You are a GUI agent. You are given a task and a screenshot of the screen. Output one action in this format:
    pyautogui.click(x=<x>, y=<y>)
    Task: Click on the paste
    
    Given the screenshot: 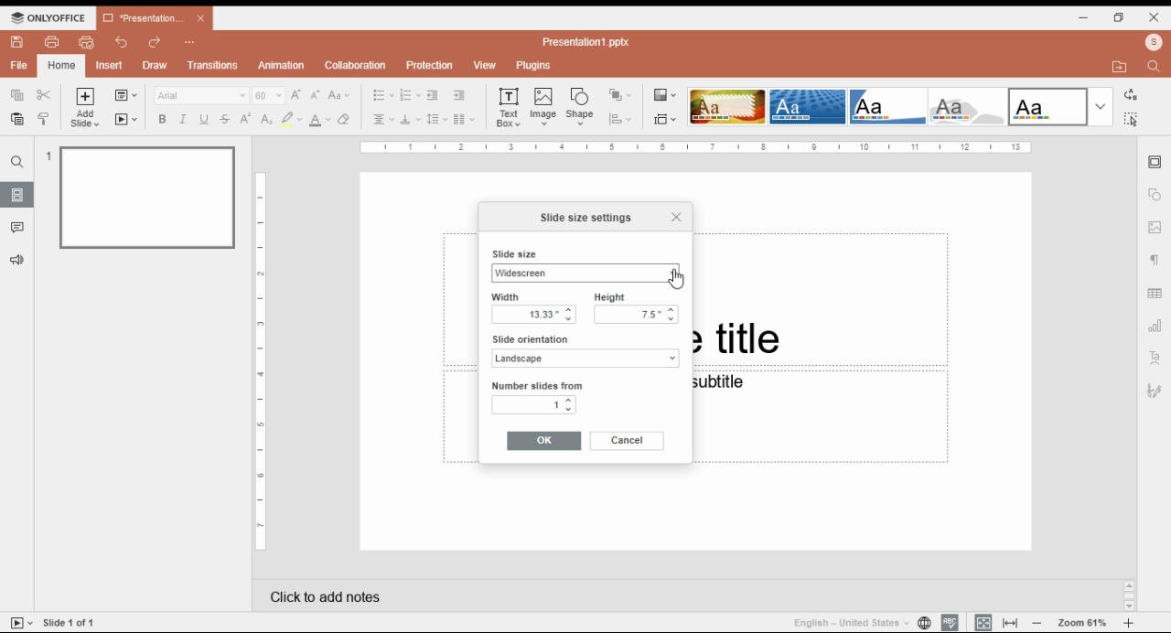 What is the action you would take?
    pyautogui.click(x=16, y=119)
    